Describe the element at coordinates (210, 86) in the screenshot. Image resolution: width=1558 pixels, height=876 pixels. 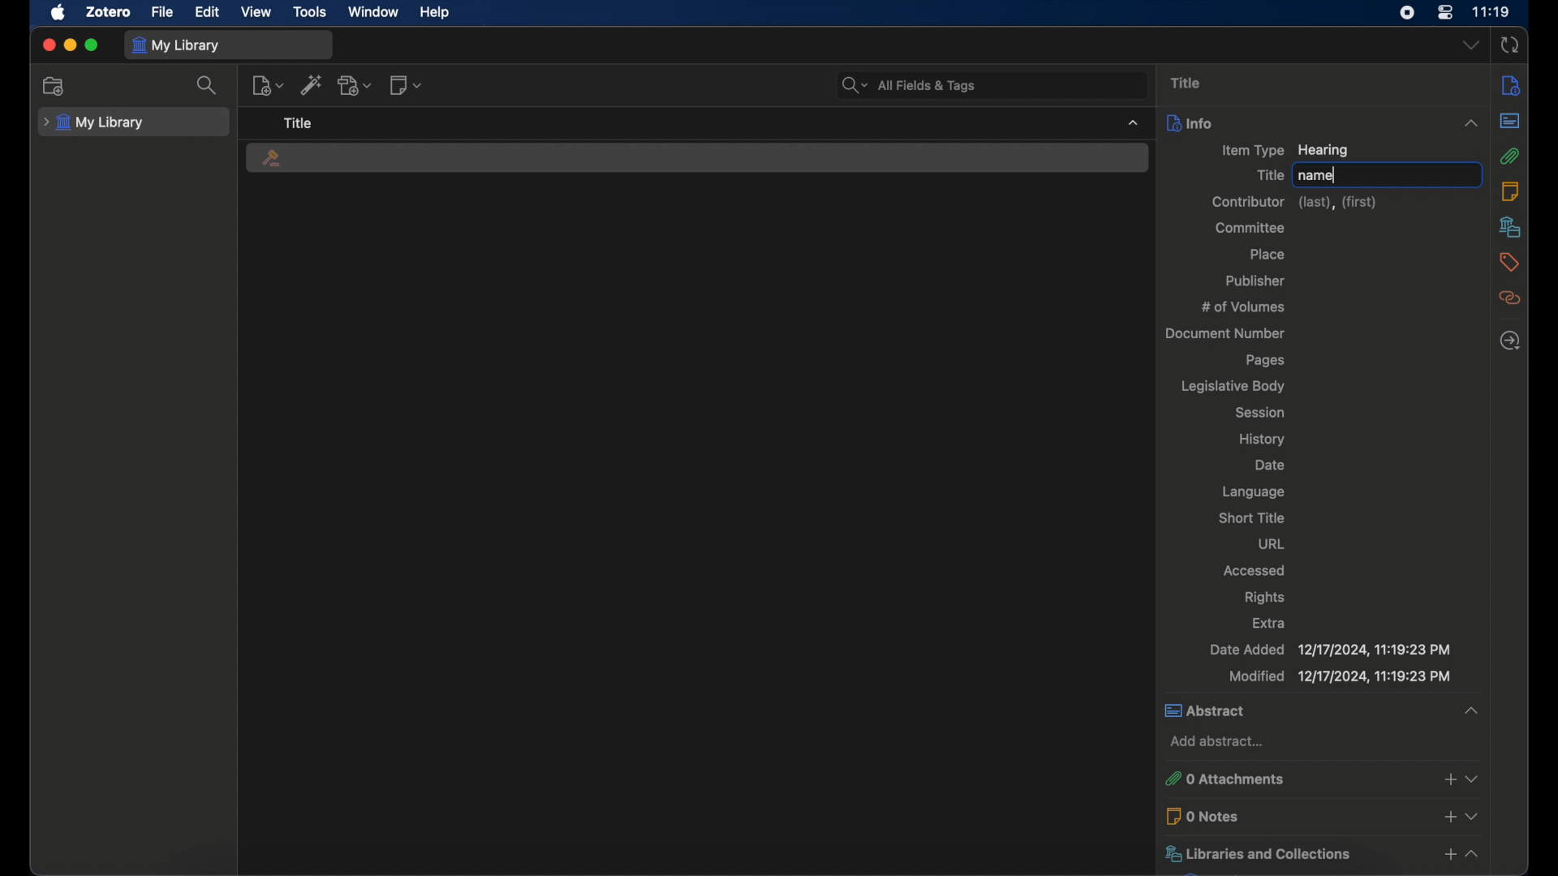
I see `search` at that location.